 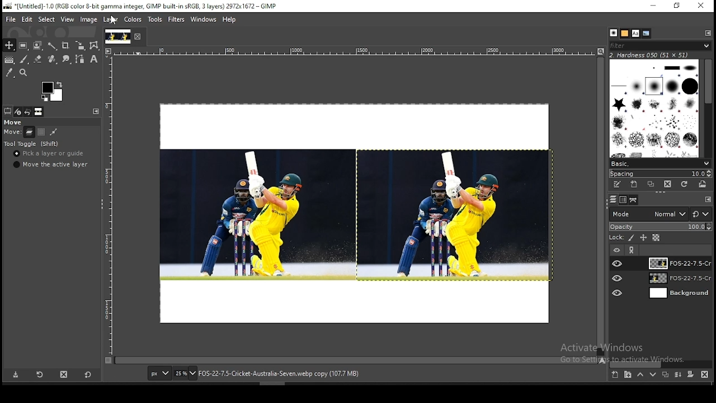 What do you see at coordinates (139, 7) in the screenshot?
I see `icon and file name` at bounding box center [139, 7].